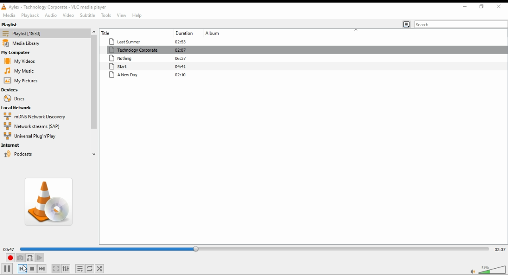 This screenshot has height=275, width=508. What do you see at coordinates (42, 269) in the screenshot?
I see `next media in the playlist, skip forward when held.` at bounding box center [42, 269].